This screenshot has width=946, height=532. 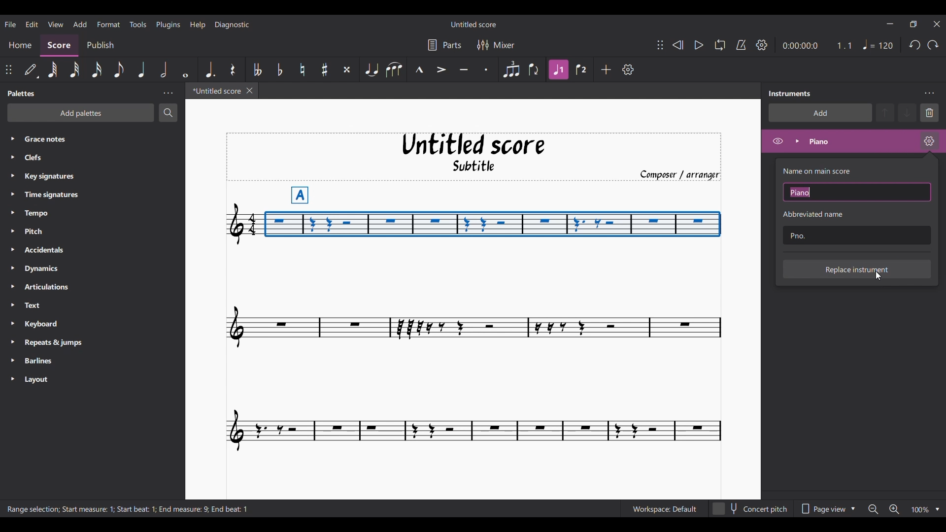 I want to click on Score section, current selection highlighted, so click(x=61, y=44).